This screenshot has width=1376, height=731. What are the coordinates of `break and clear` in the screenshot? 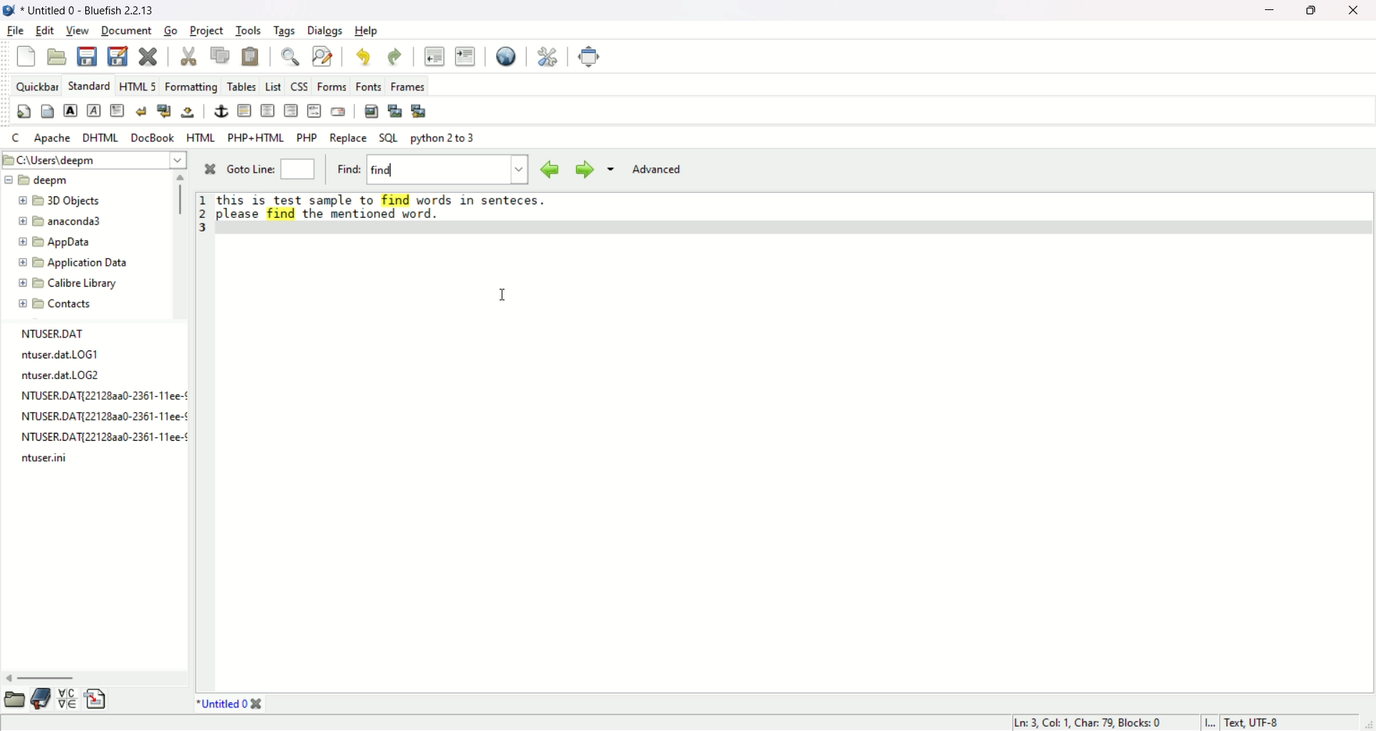 It's located at (161, 111).